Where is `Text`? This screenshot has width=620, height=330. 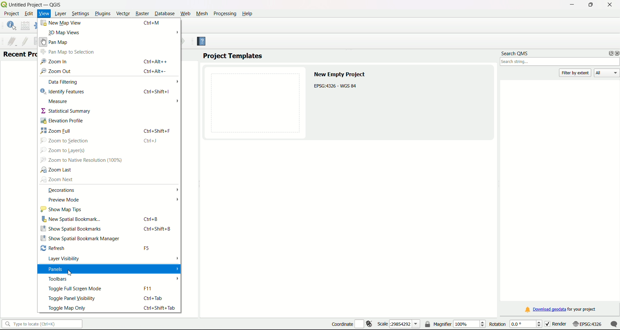 Text is located at coordinates (20, 54).